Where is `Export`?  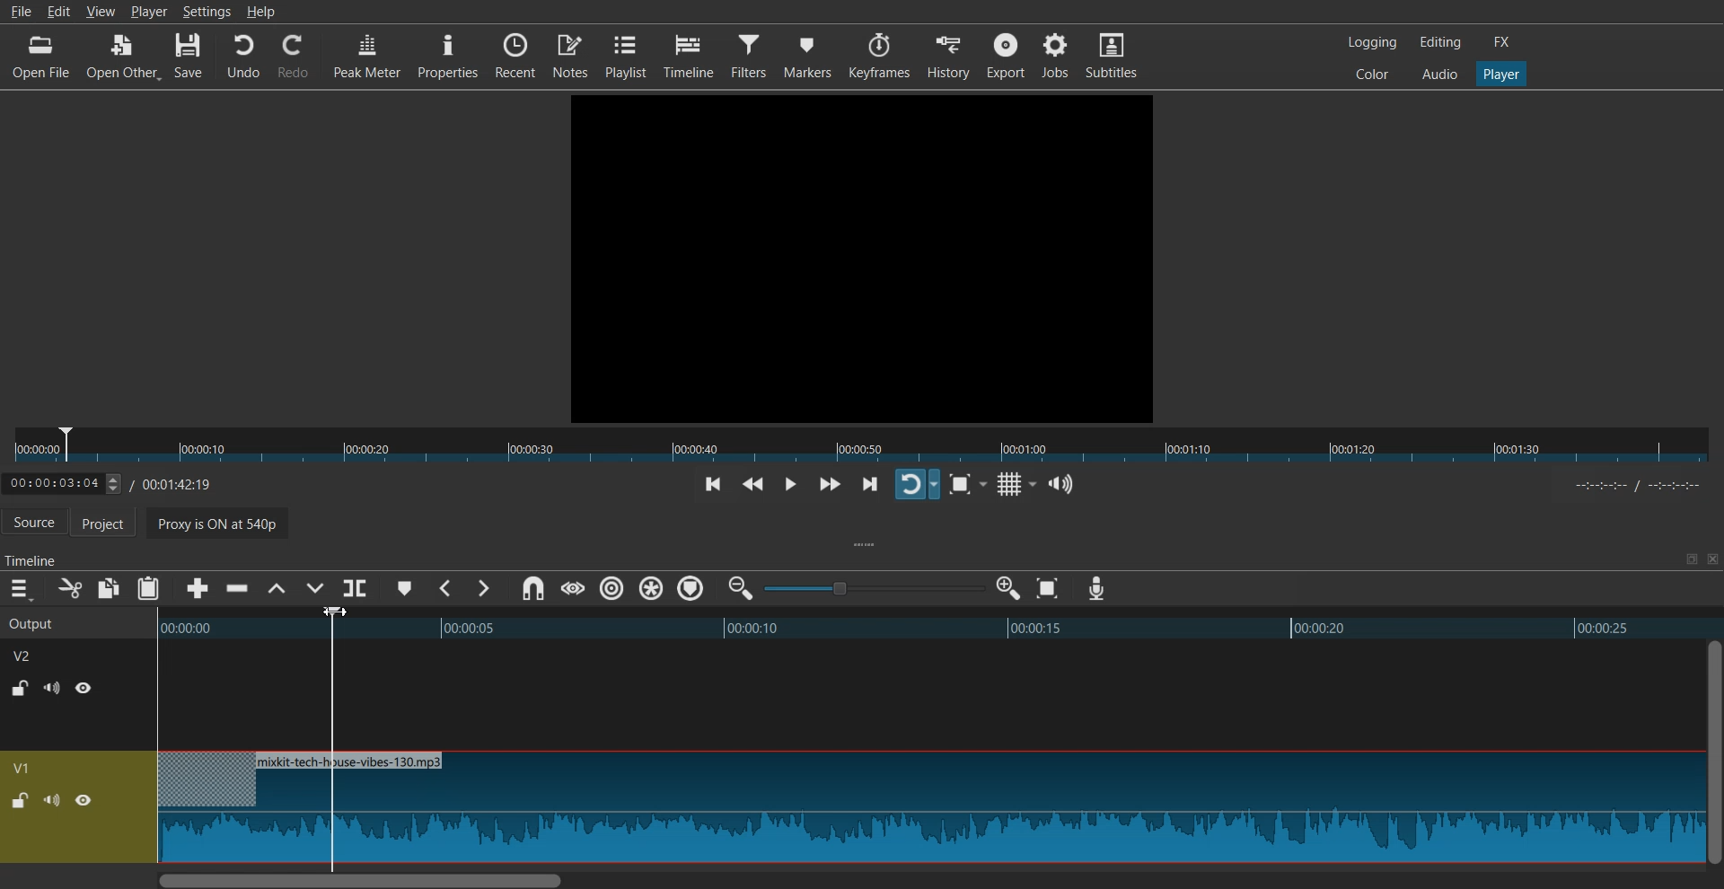 Export is located at coordinates (1006, 55).